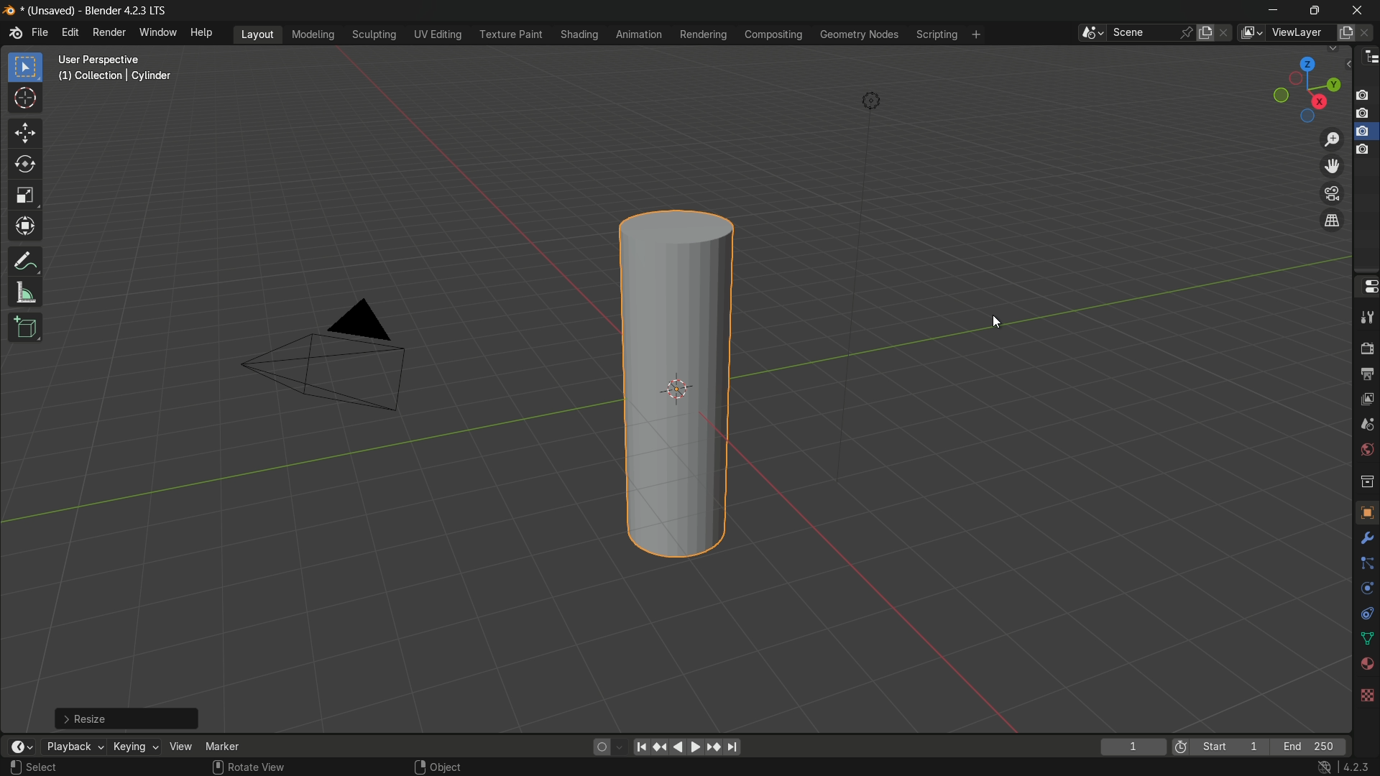  What do you see at coordinates (1090, 33) in the screenshot?
I see `browse scenes` at bounding box center [1090, 33].